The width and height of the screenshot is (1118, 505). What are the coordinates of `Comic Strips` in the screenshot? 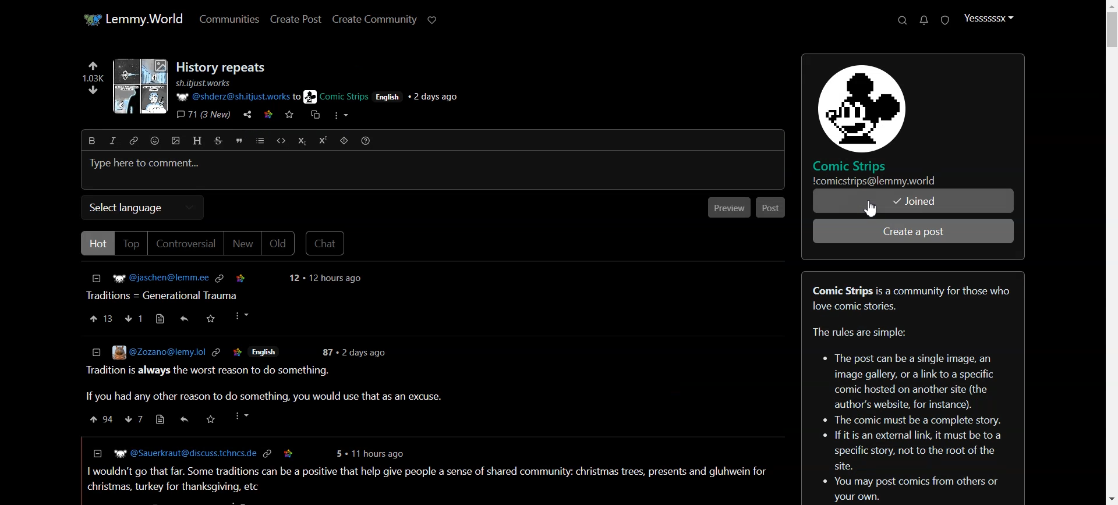 It's located at (857, 165).